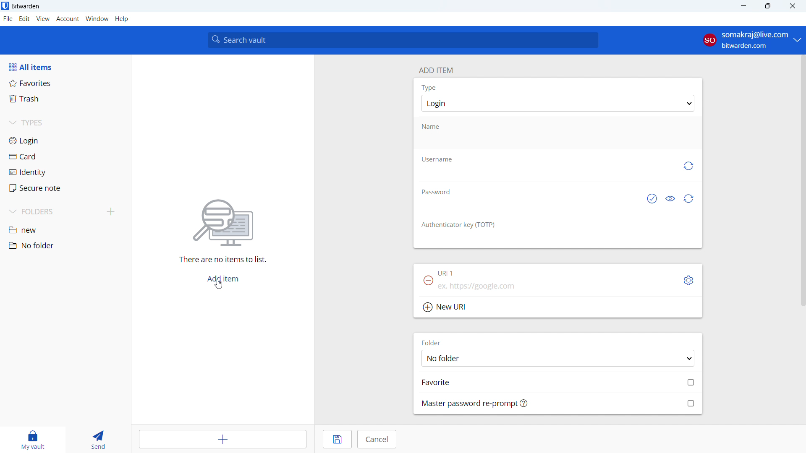  Describe the element at coordinates (801, 181) in the screenshot. I see `scrollbar` at that location.